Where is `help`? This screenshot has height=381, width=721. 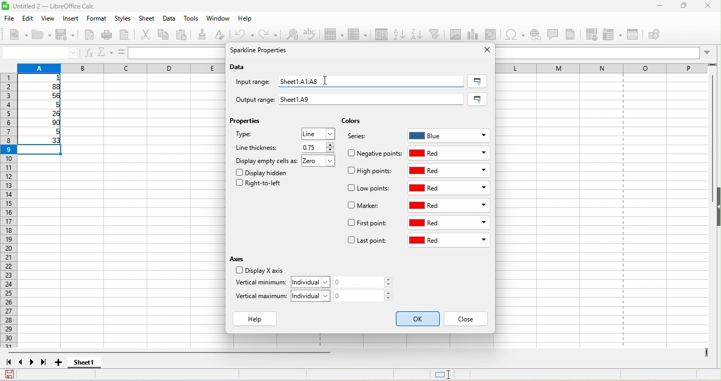
help is located at coordinates (245, 21).